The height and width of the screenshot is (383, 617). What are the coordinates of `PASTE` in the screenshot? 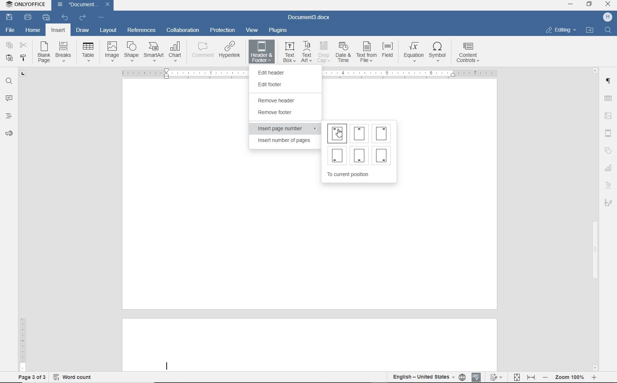 It's located at (10, 57).